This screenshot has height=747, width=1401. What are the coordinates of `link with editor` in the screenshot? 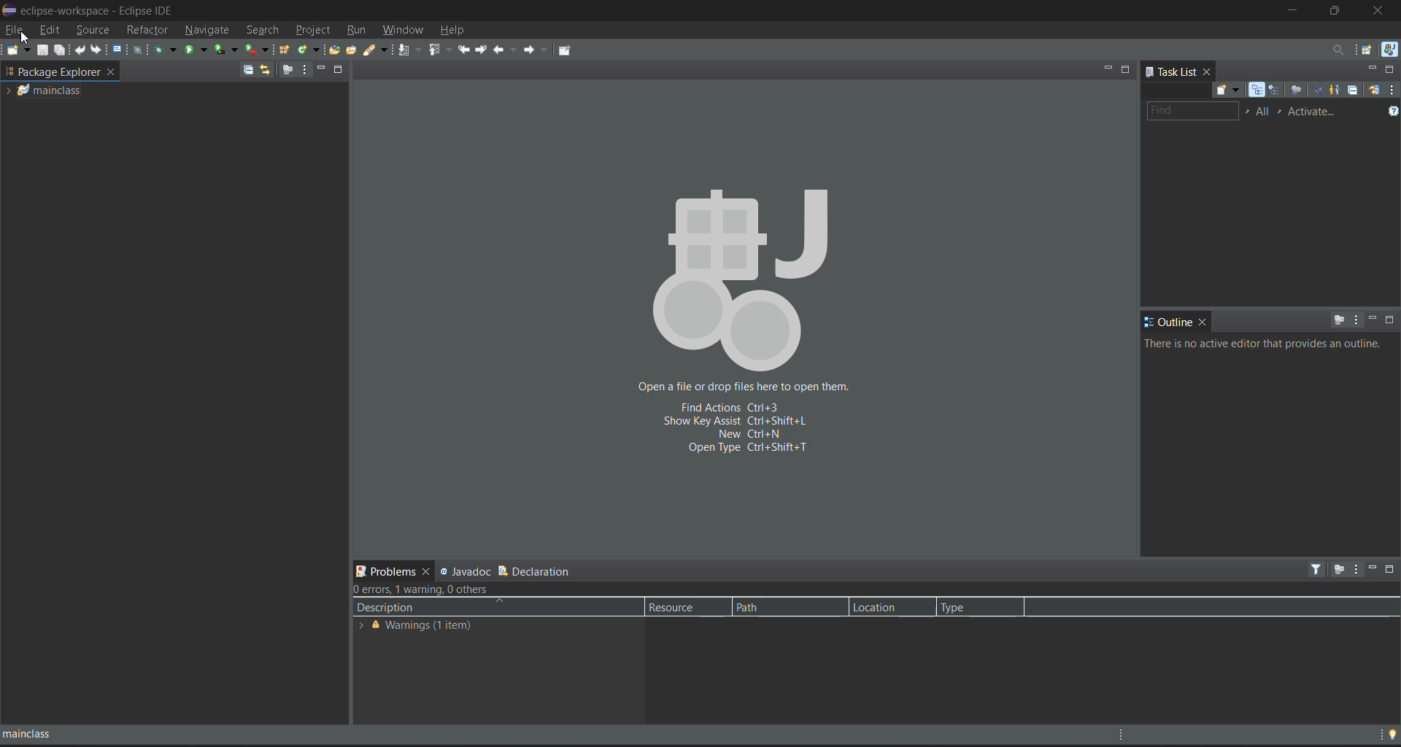 It's located at (265, 69).